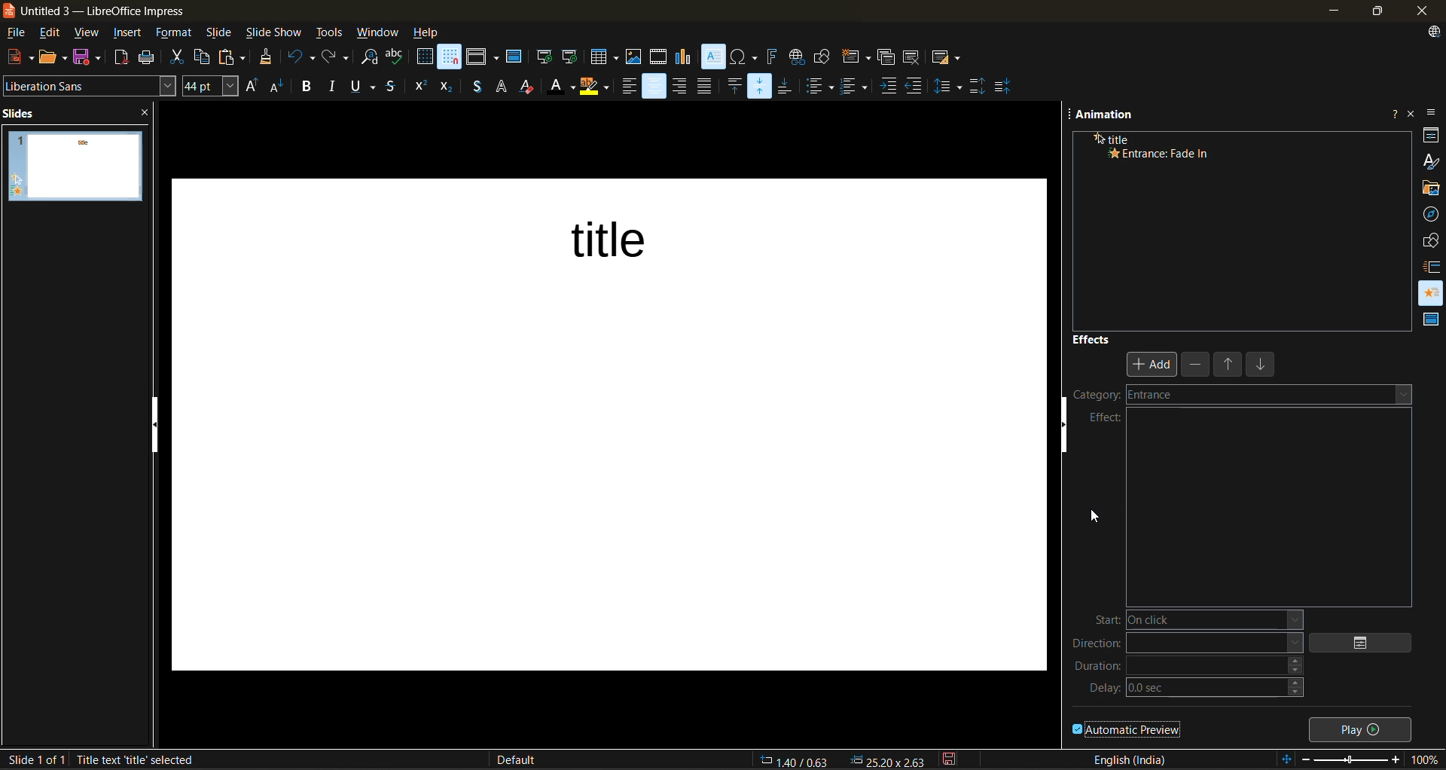 Image resolution: width=1446 pixels, height=770 pixels. What do you see at coordinates (1130, 759) in the screenshot?
I see `text language` at bounding box center [1130, 759].